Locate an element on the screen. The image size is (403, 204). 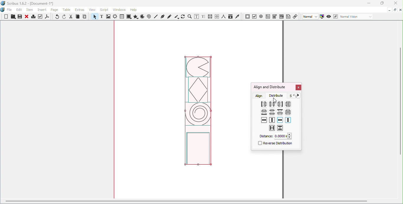
PDF combo box is located at coordinates (274, 16).